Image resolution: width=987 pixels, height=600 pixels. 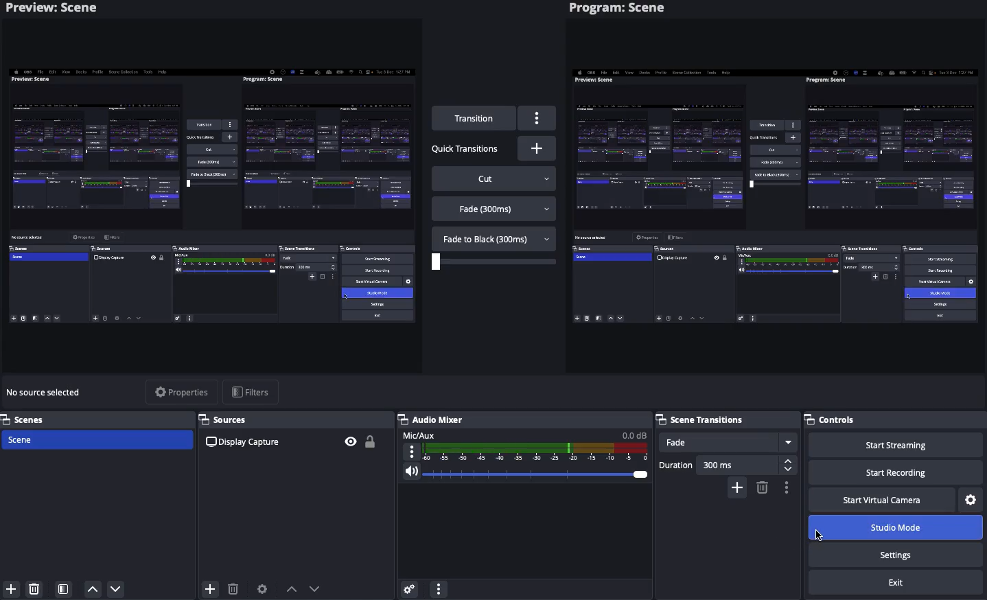 I want to click on Display capture, so click(x=246, y=443).